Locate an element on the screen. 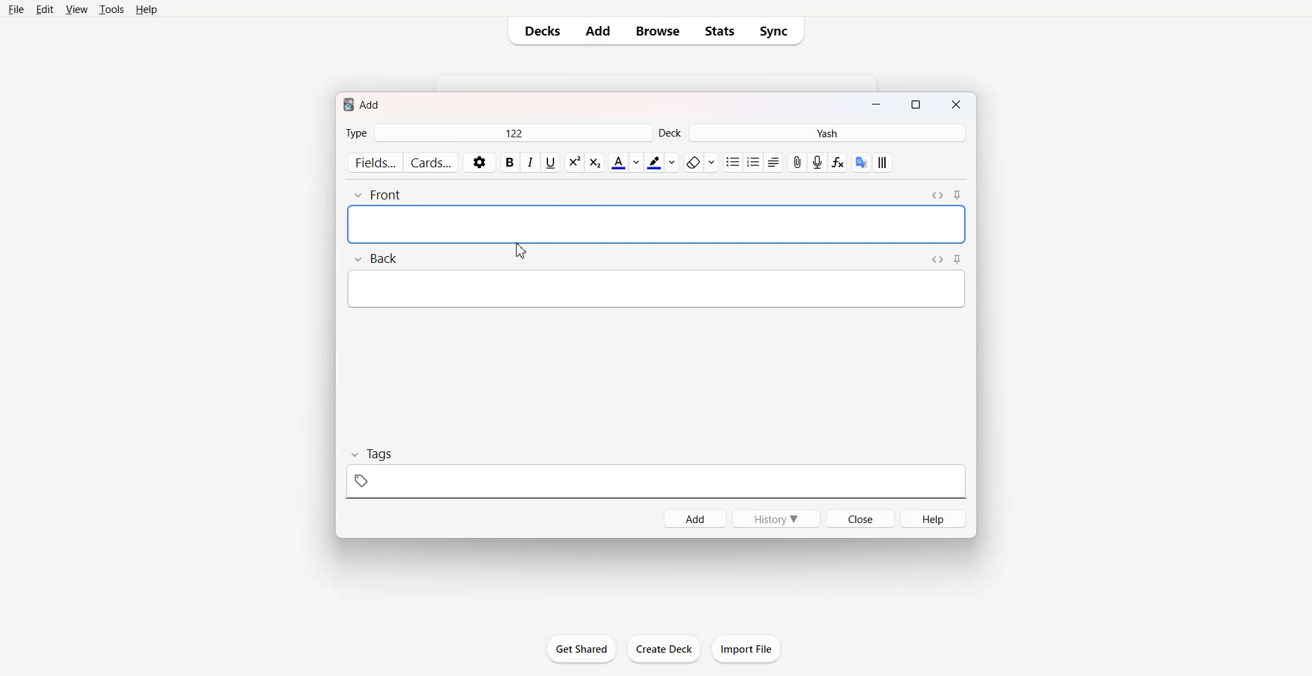 The image size is (1312, 676). Underline is located at coordinates (550, 163).